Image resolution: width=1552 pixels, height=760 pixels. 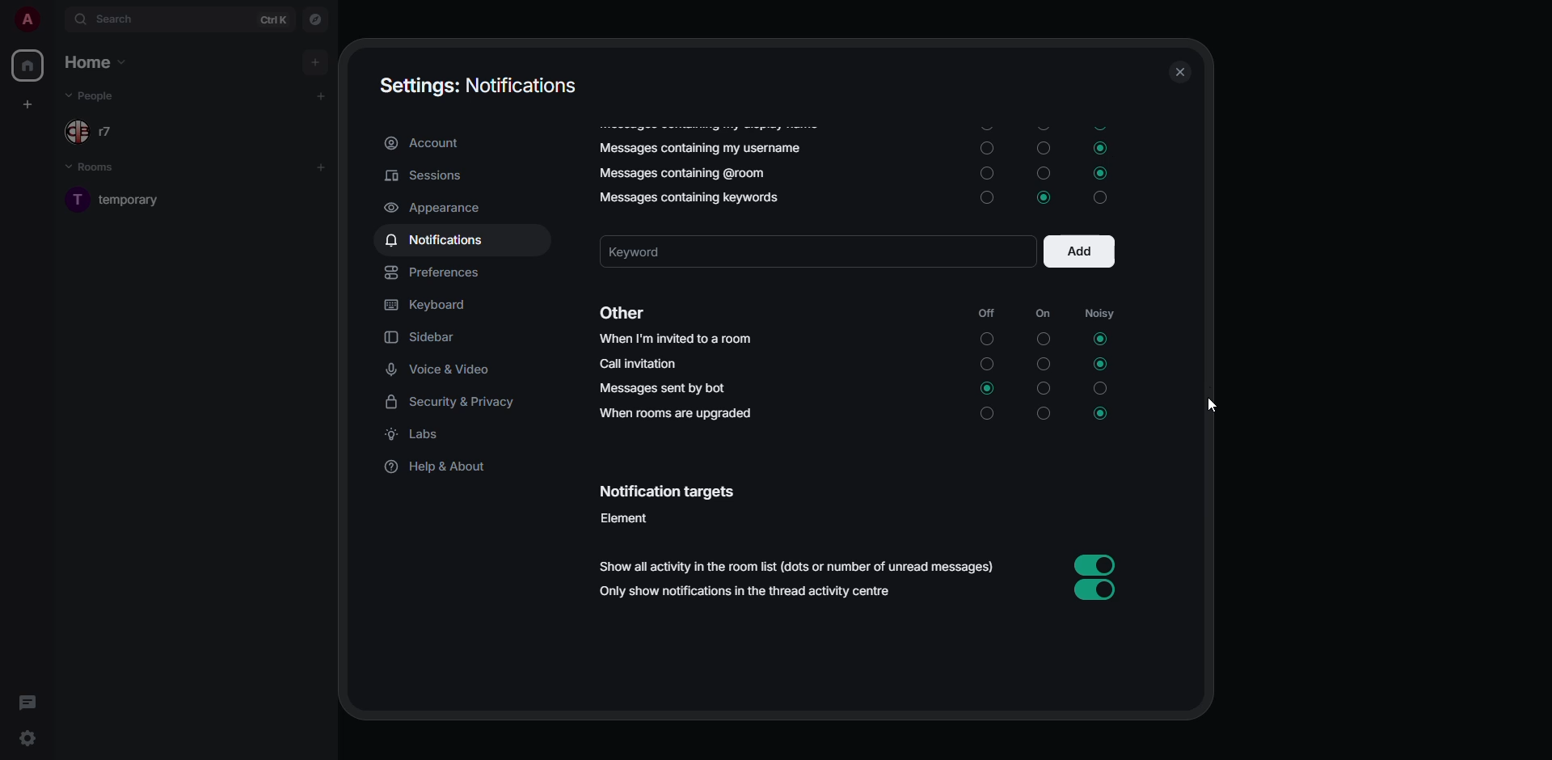 I want to click on off, so click(x=1044, y=173).